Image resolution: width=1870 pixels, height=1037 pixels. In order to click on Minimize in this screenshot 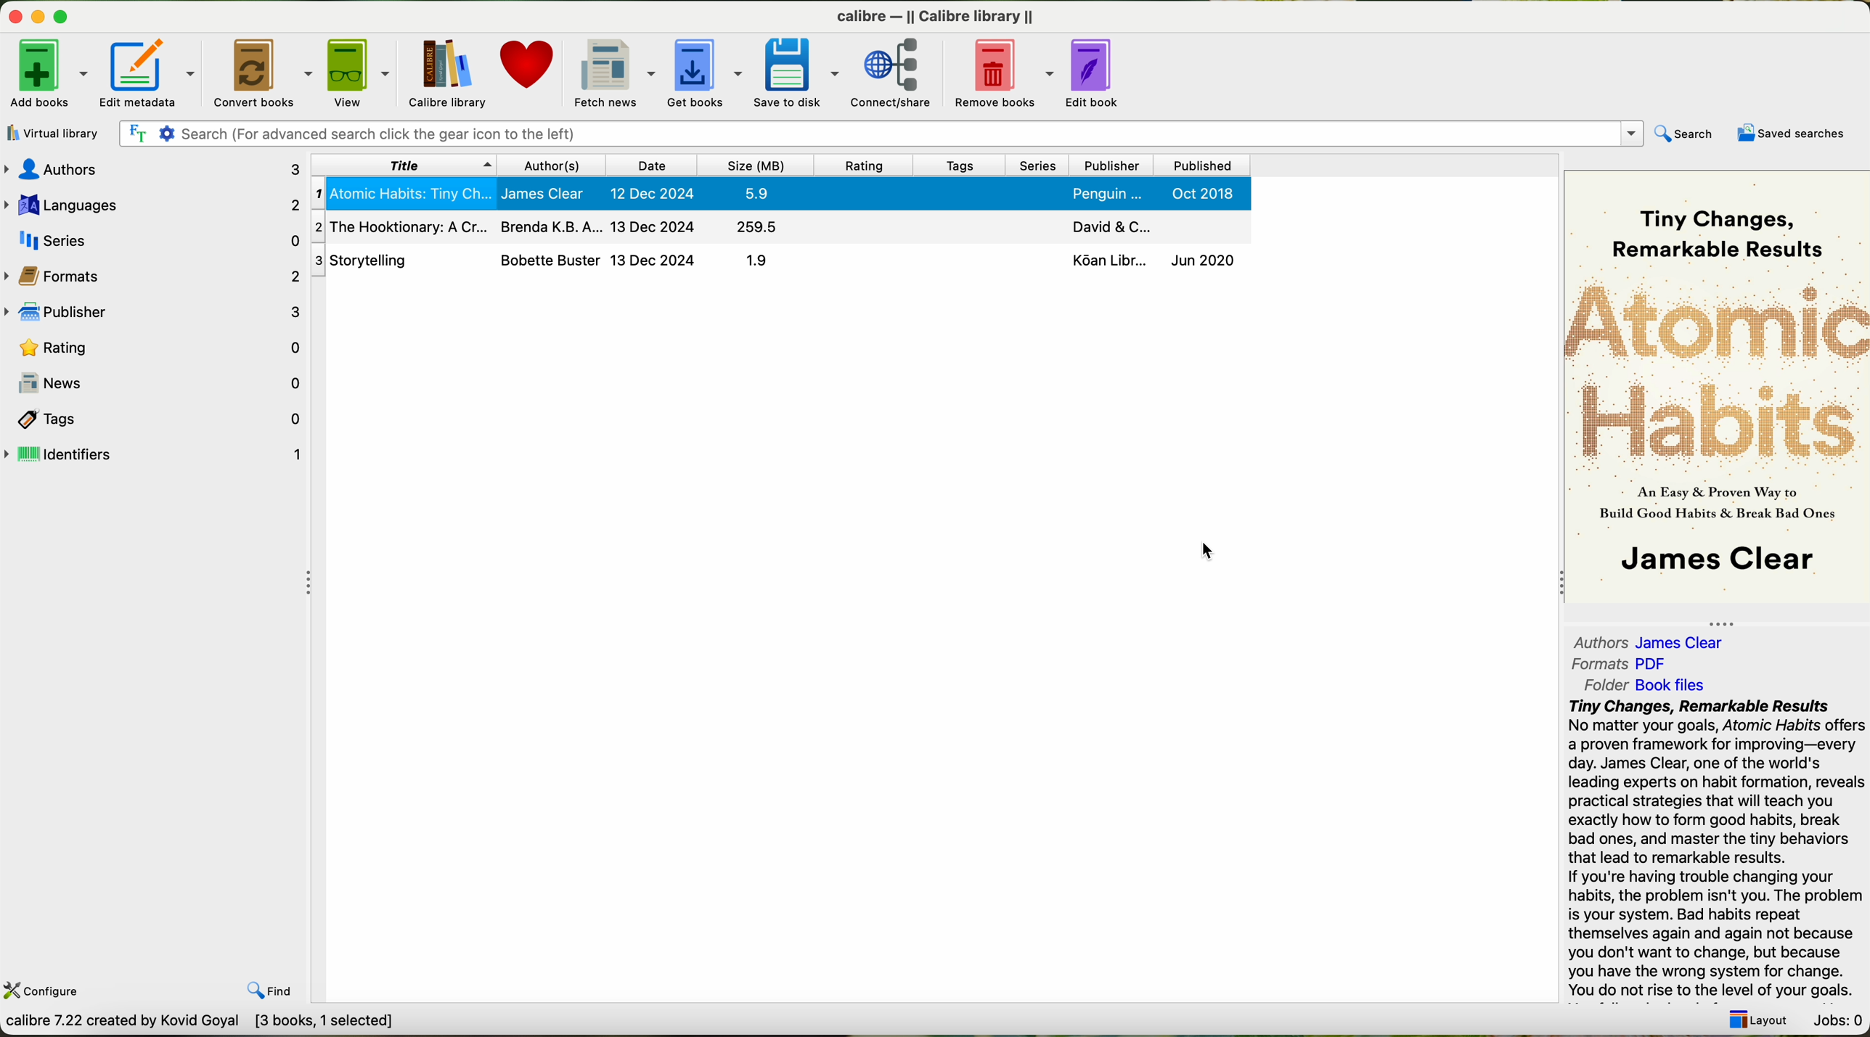, I will do `click(40, 18)`.